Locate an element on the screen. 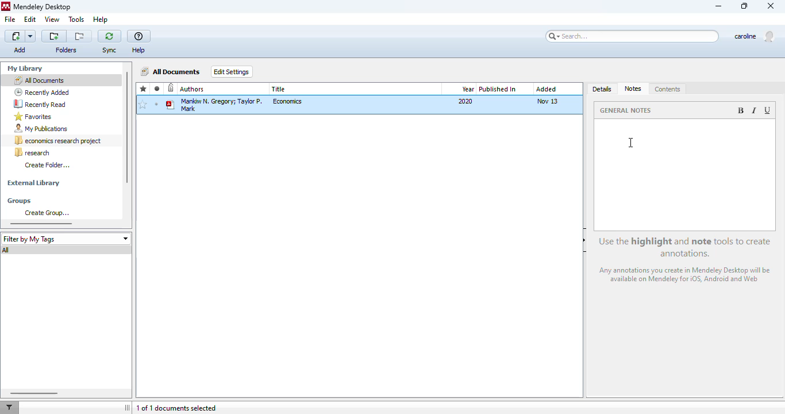  authors is located at coordinates (193, 89).